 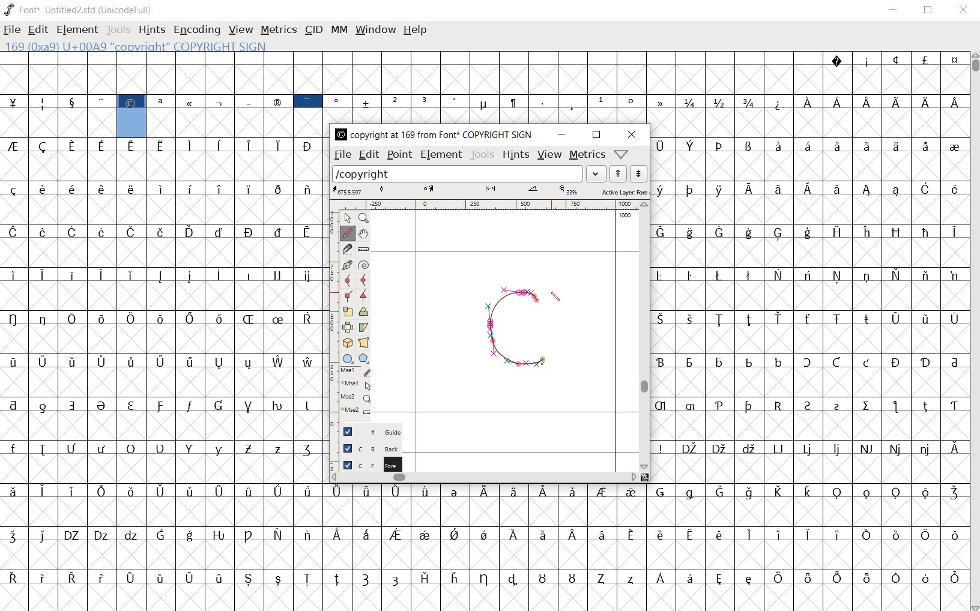 What do you see at coordinates (348, 358) in the screenshot?
I see `rectangle or ellipse` at bounding box center [348, 358].